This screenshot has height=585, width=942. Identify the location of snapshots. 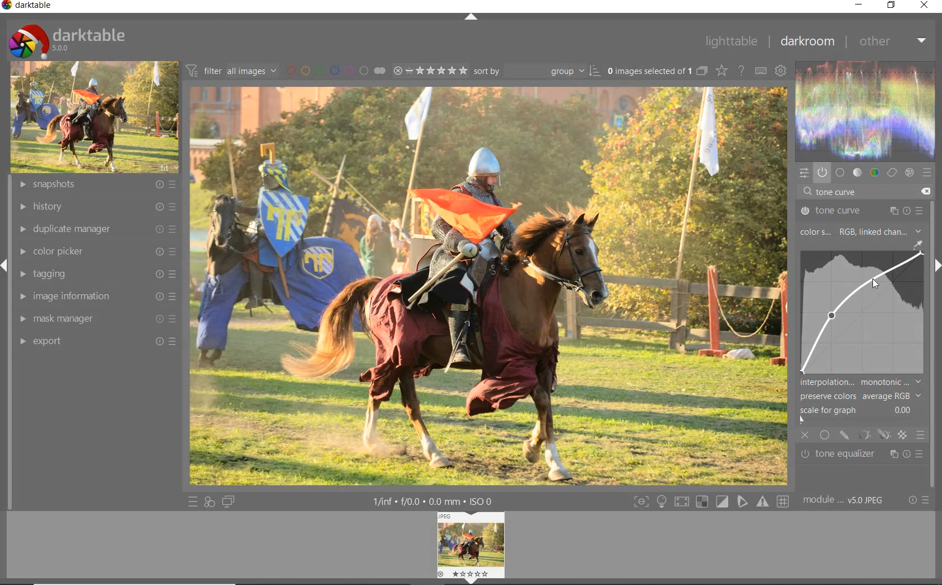
(99, 185).